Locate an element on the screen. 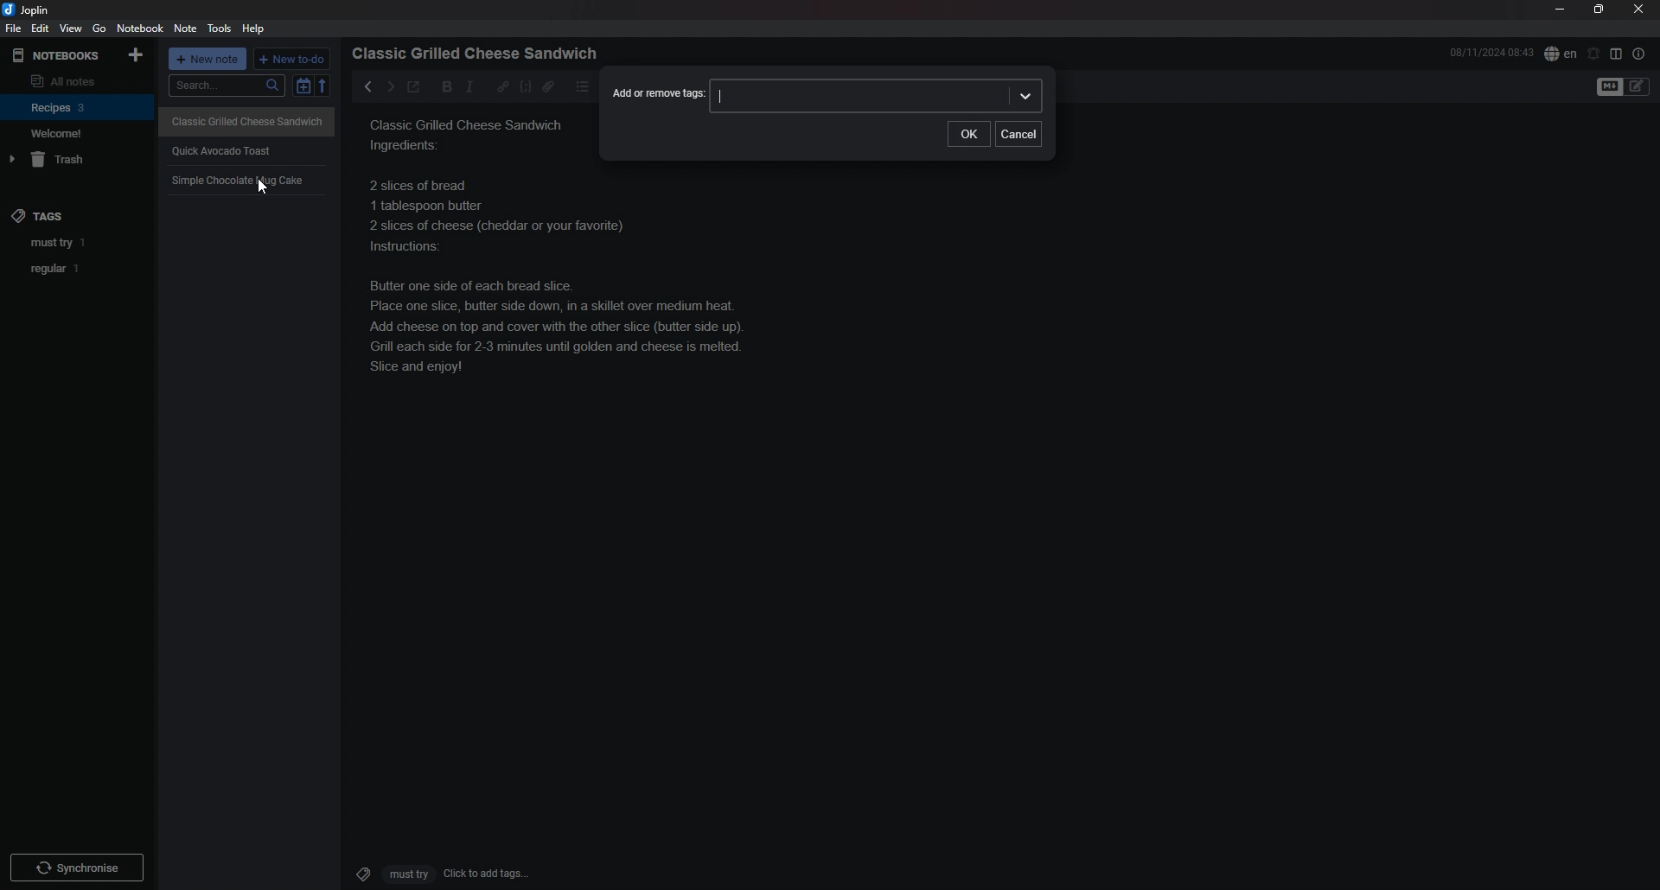 The image size is (1660, 890). search is located at coordinates (227, 86).